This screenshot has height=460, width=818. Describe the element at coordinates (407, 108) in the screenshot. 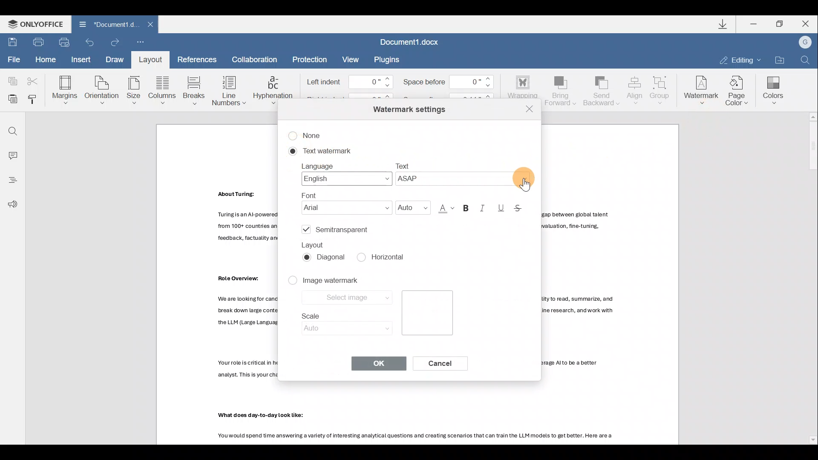

I see `Watermark settings` at that location.